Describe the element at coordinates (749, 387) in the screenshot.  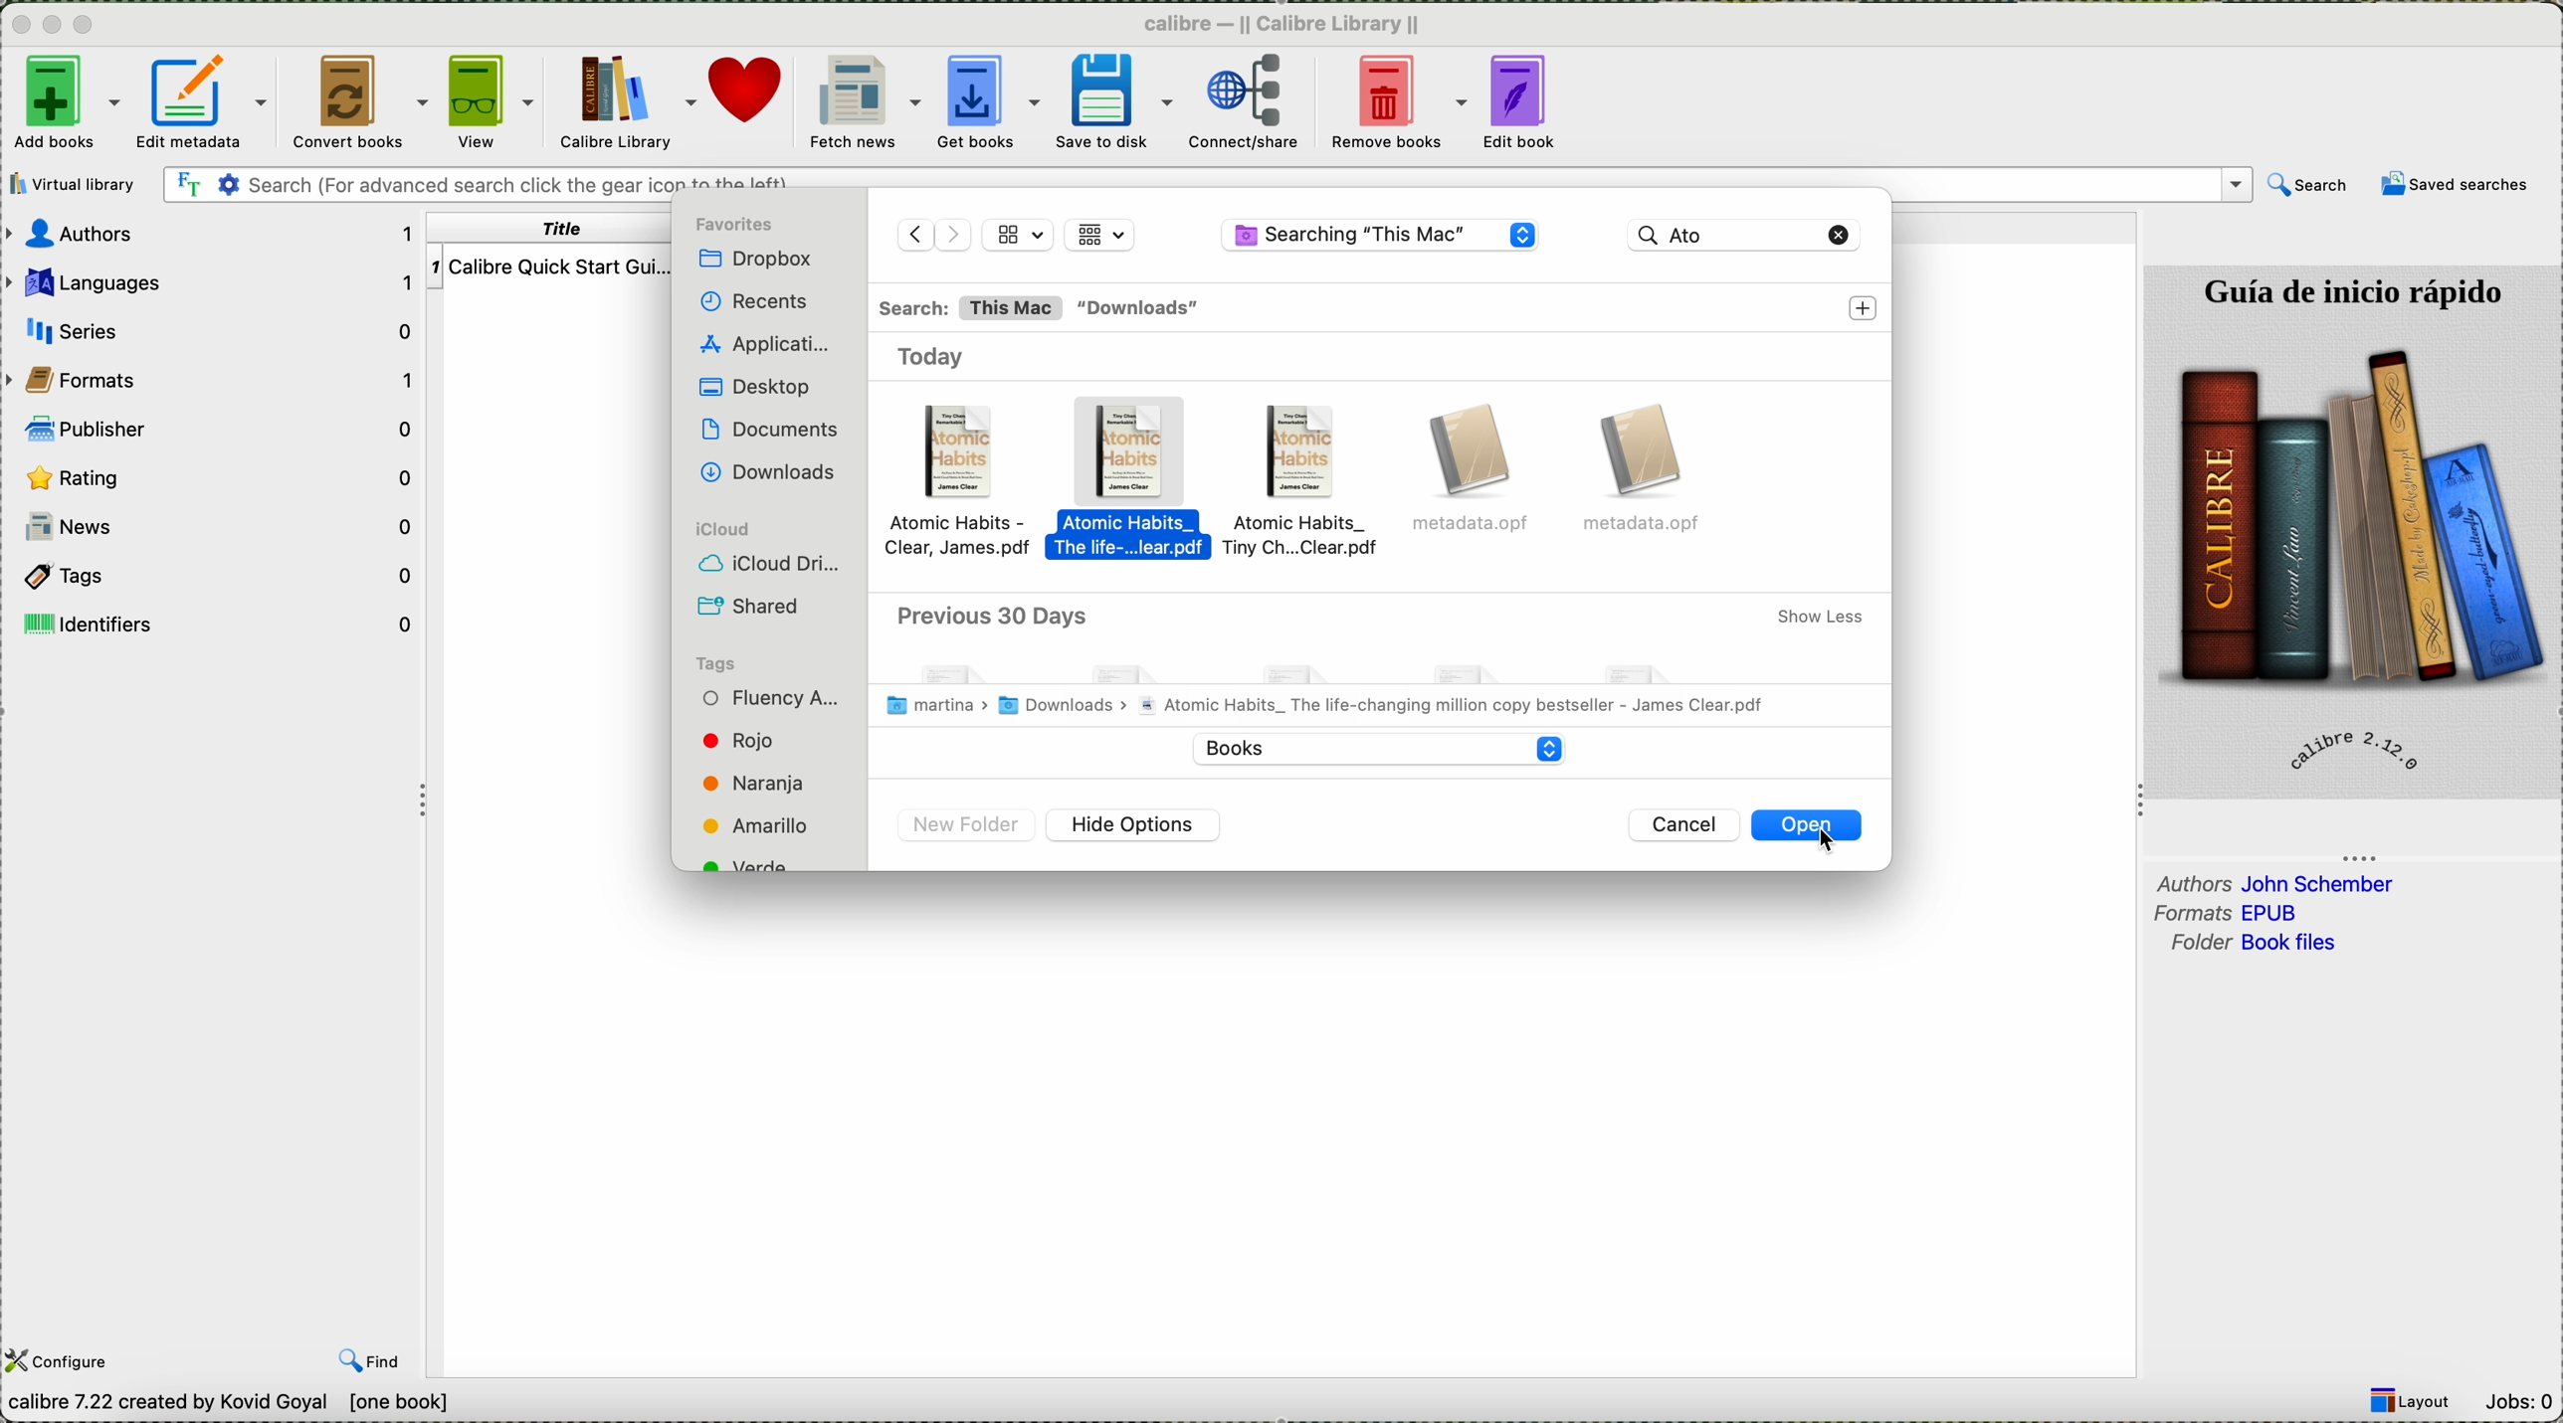
I see `desktop` at that location.